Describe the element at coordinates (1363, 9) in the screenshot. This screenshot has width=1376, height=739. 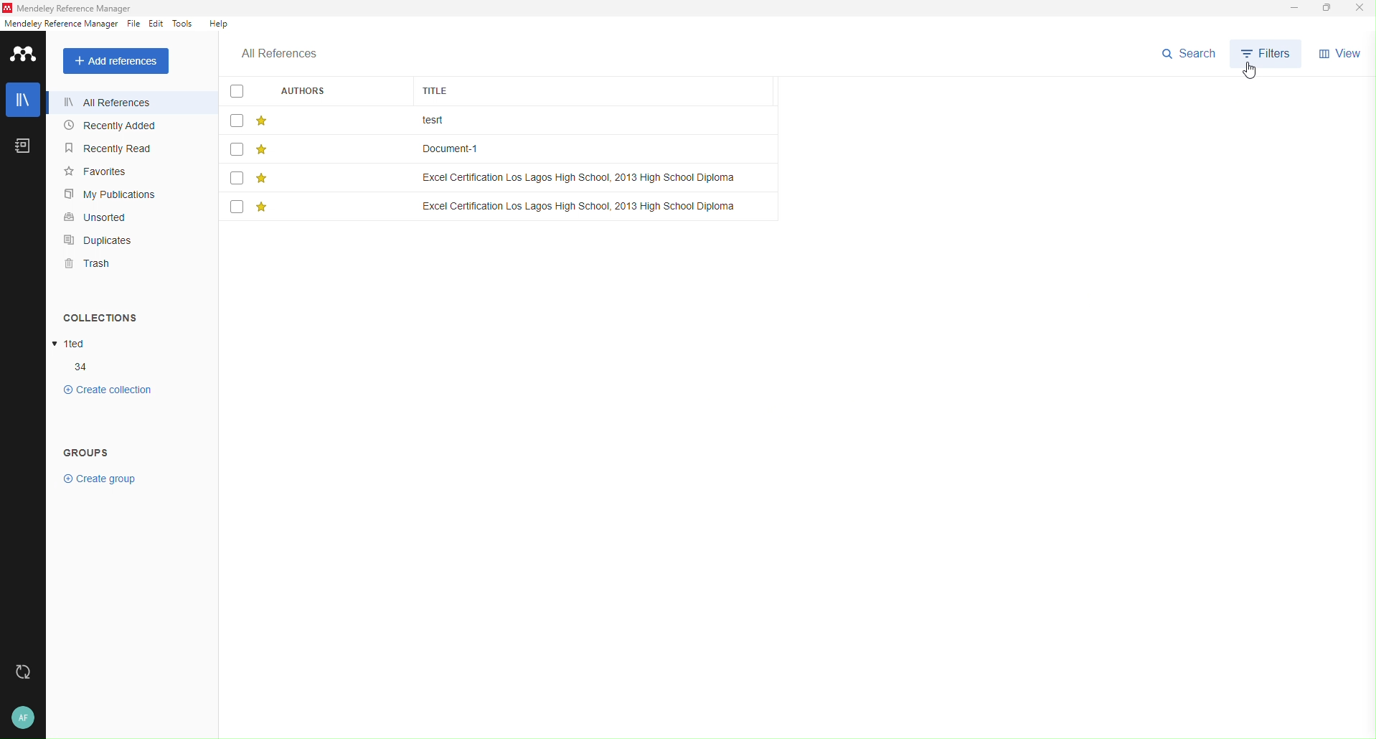
I see `Close` at that location.